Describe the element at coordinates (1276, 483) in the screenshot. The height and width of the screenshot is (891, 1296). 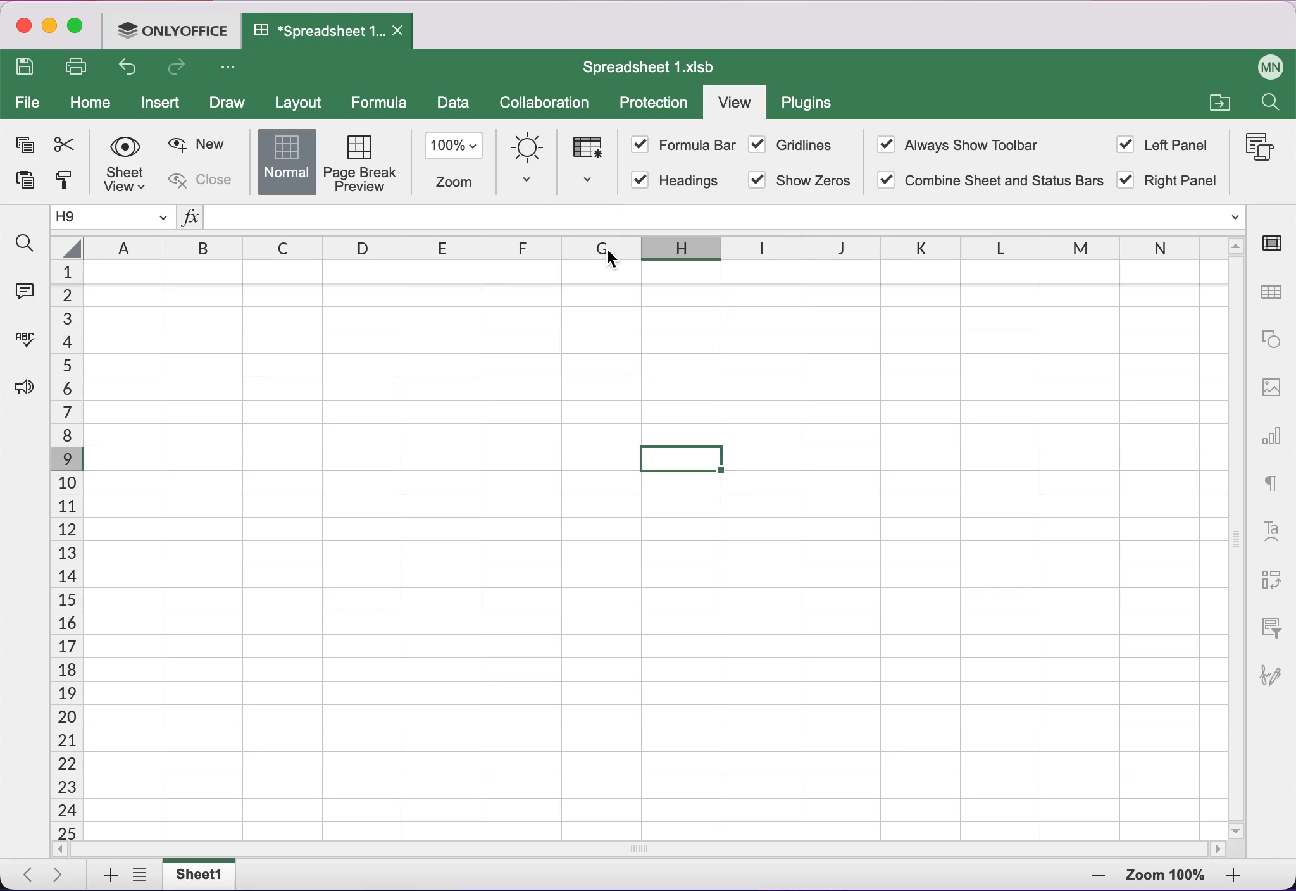
I see `text` at that location.